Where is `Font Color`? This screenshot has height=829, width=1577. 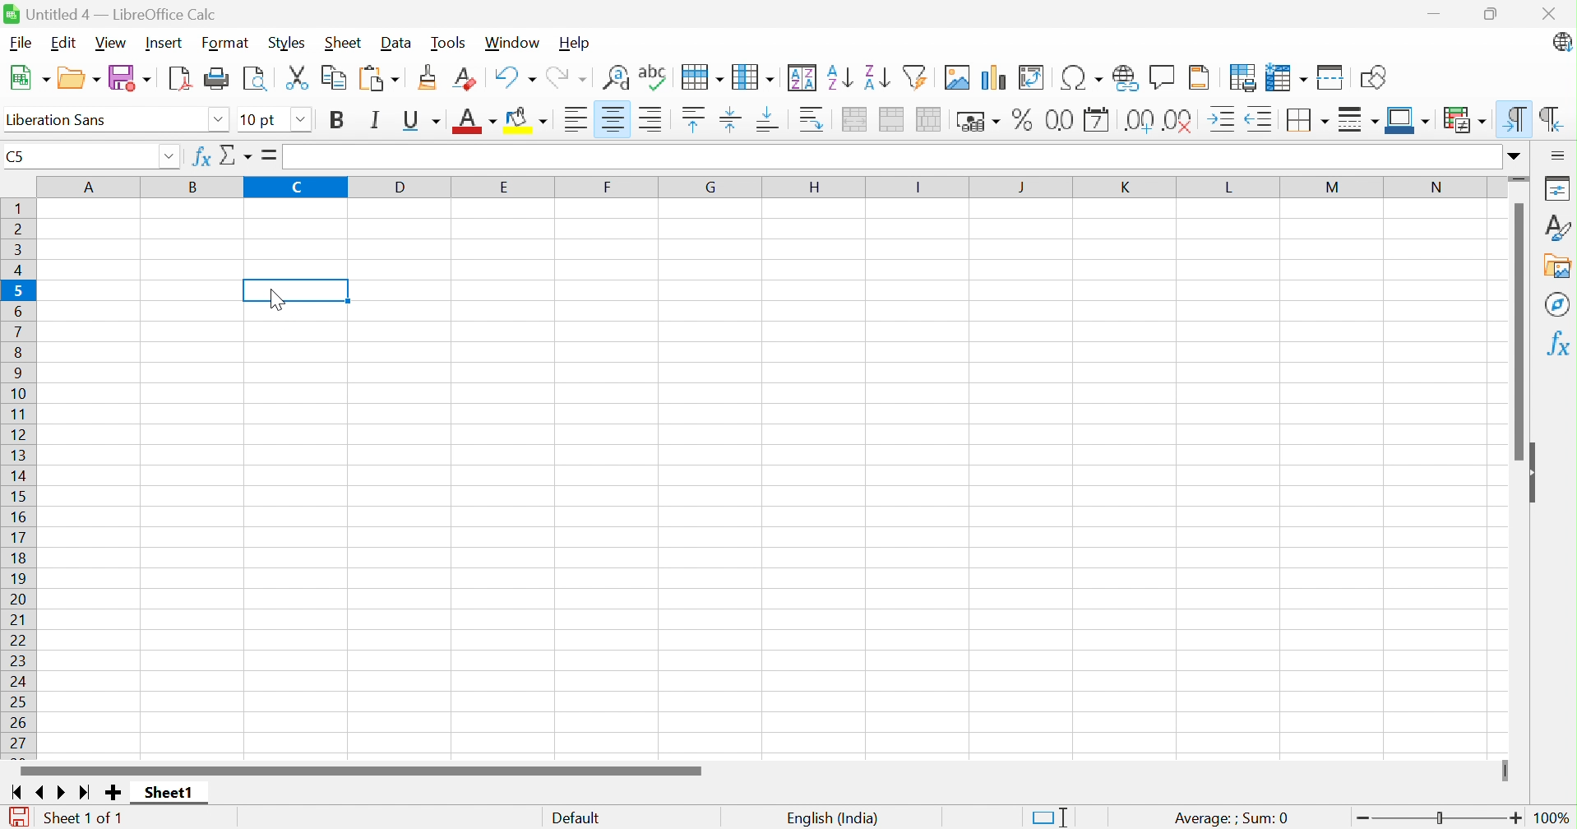
Font Color is located at coordinates (474, 120).